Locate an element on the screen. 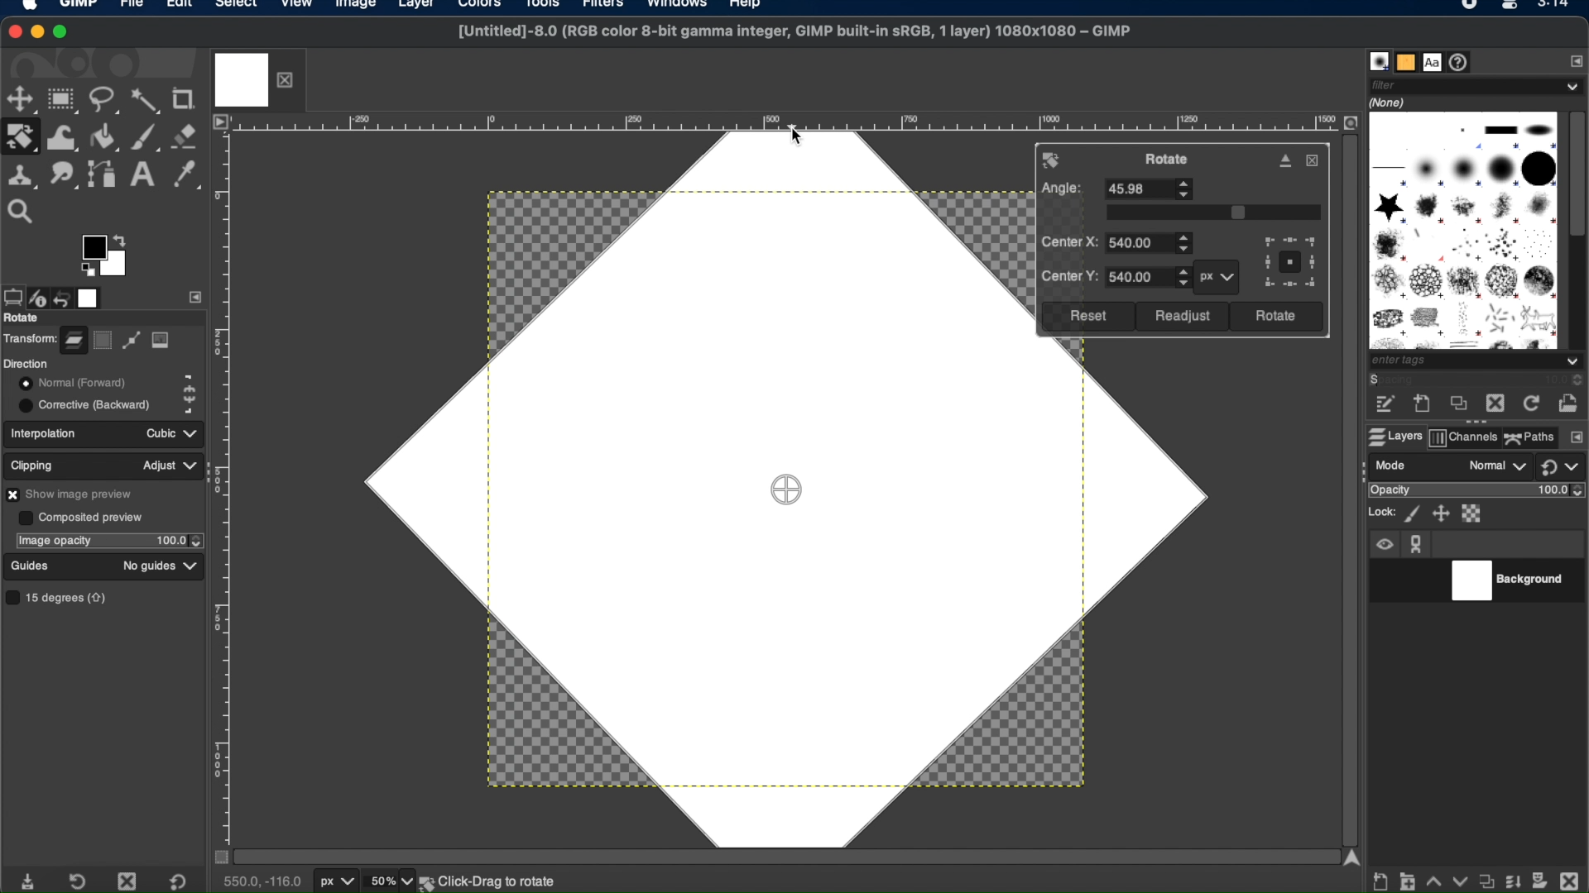 The width and height of the screenshot is (1589, 893). patterns is located at coordinates (1405, 61).